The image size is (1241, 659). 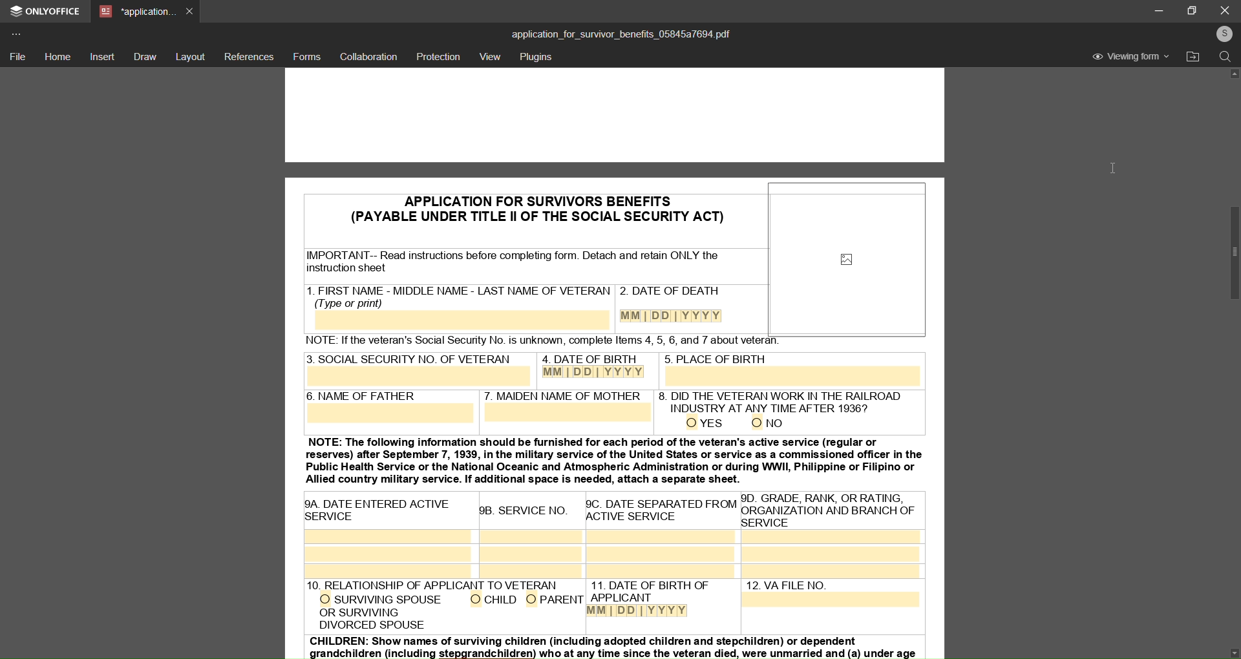 I want to click on up, so click(x=1235, y=77).